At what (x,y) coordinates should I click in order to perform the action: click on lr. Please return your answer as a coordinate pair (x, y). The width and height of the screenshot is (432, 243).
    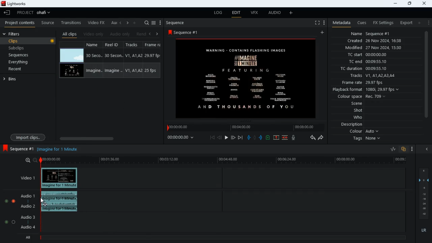
    Looking at the image, I should click on (425, 231).